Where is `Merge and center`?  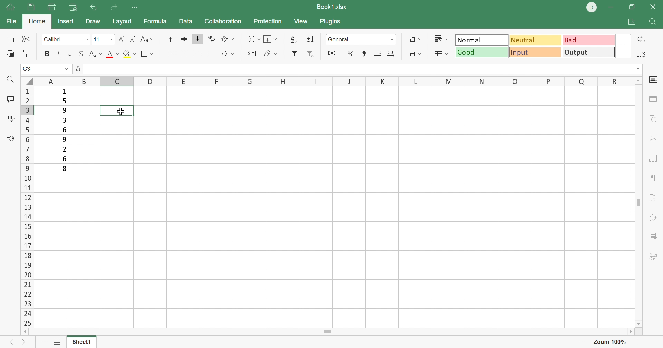 Merge and center is located at coordinates (227, 54).